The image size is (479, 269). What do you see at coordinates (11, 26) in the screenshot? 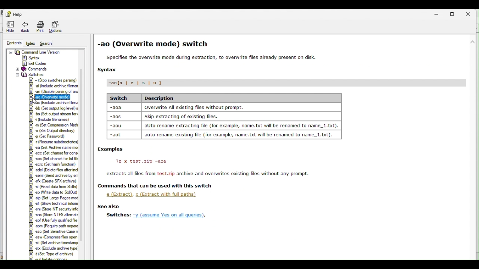
I see `Hide` at bounding box center [11, 26].